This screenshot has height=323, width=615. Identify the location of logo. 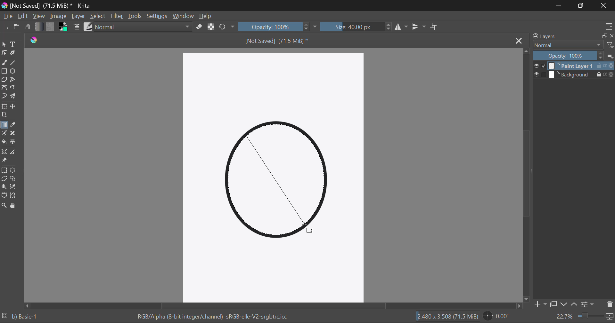
(34, 41).